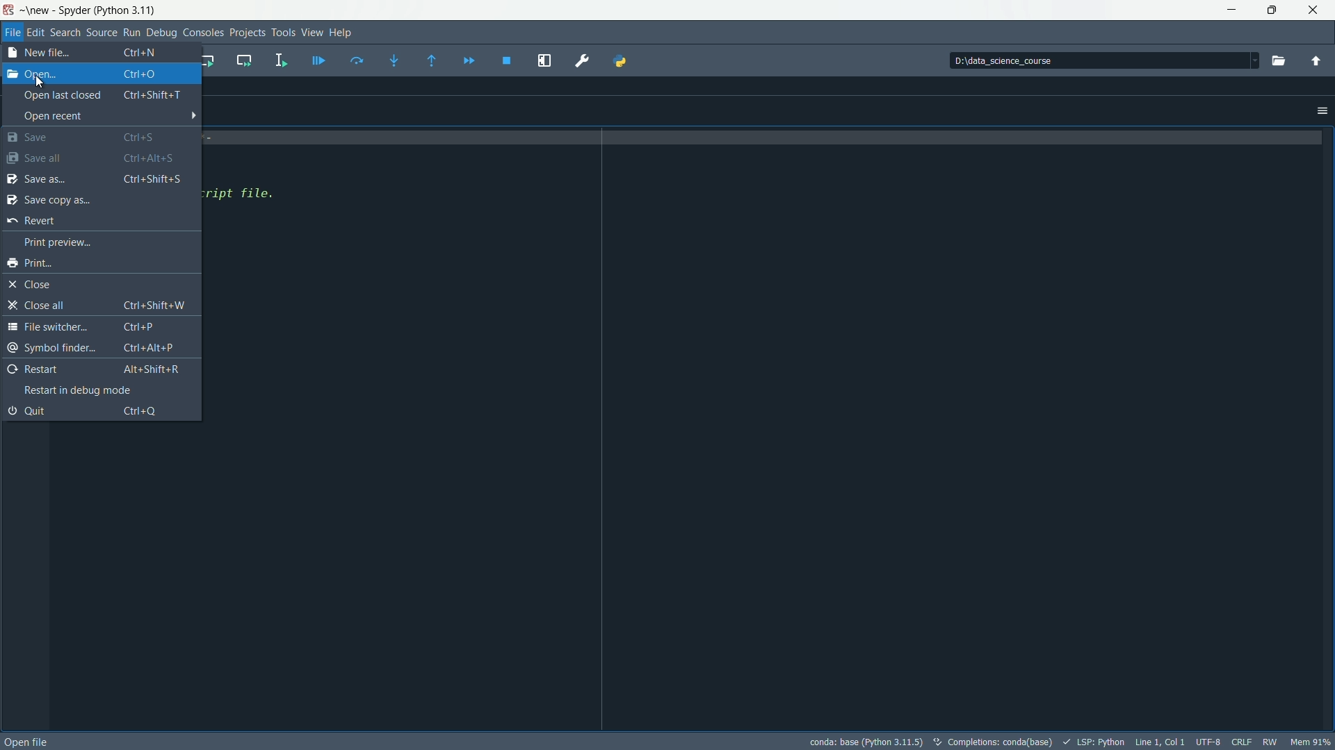 The width and height of the screenshot is (1335, 750). Describe the element at coordinates (111, 115) in the screenshot. I see `open recent` at that location.